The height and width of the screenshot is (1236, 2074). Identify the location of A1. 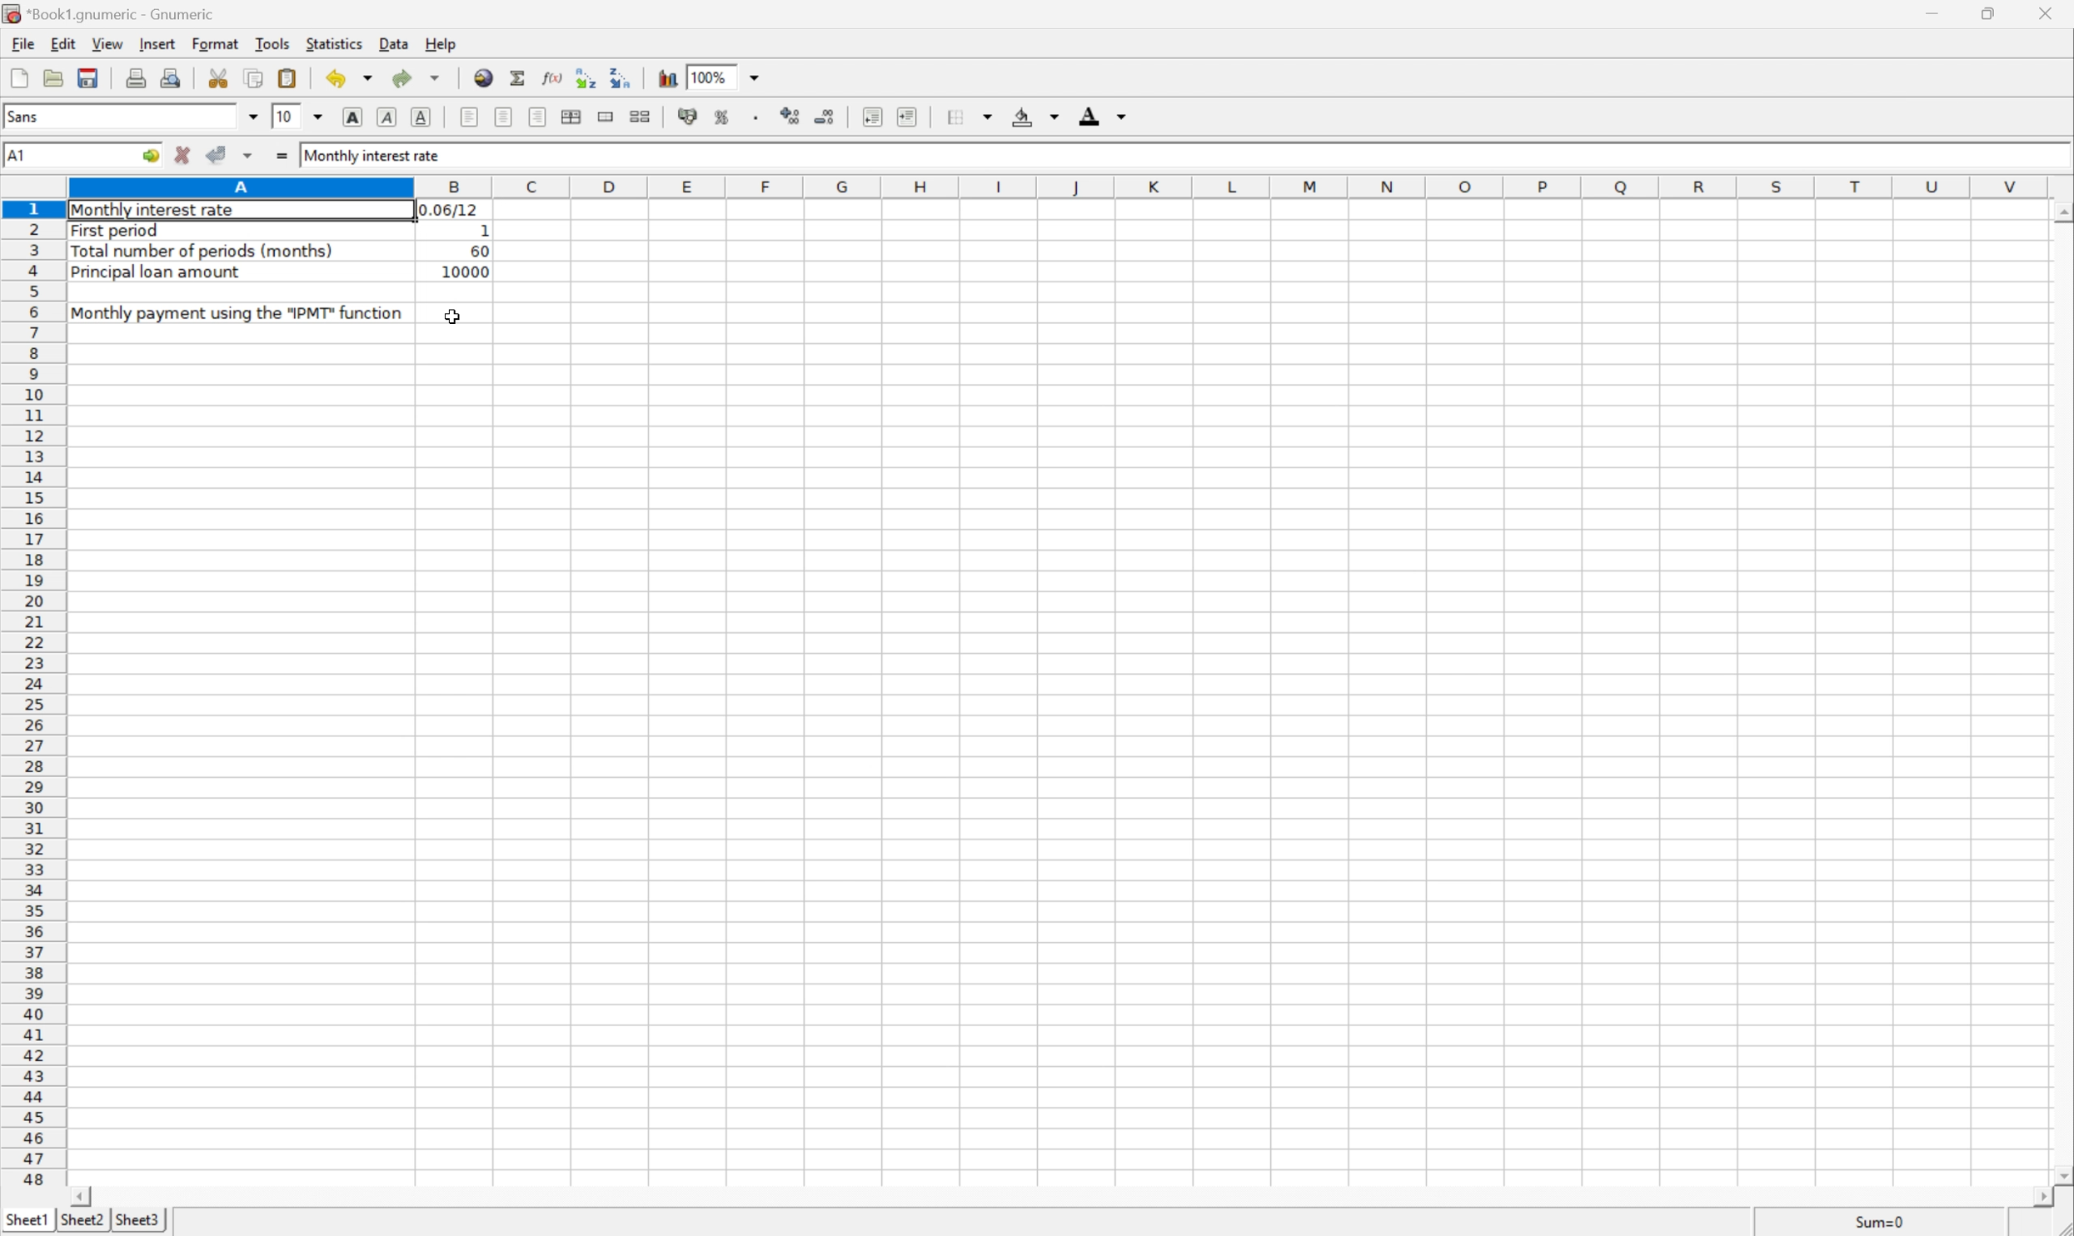
(31, 155).